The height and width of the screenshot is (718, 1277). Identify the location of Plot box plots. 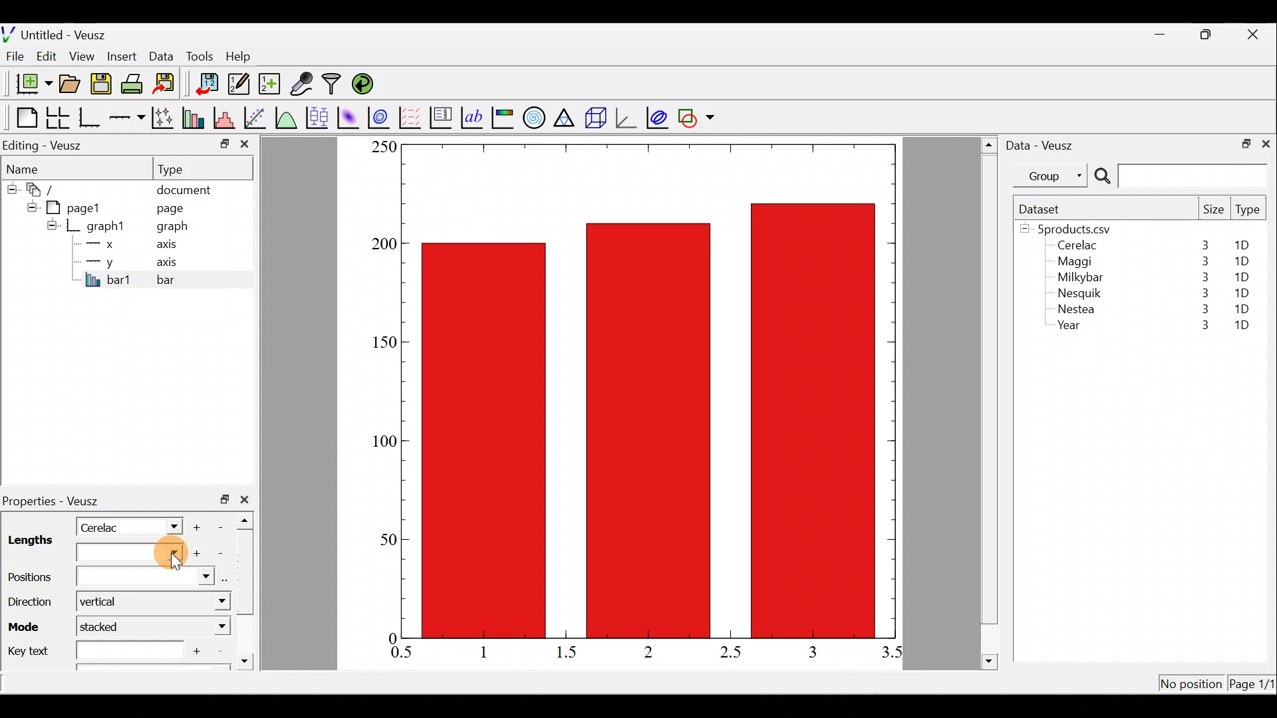
(319, 117).